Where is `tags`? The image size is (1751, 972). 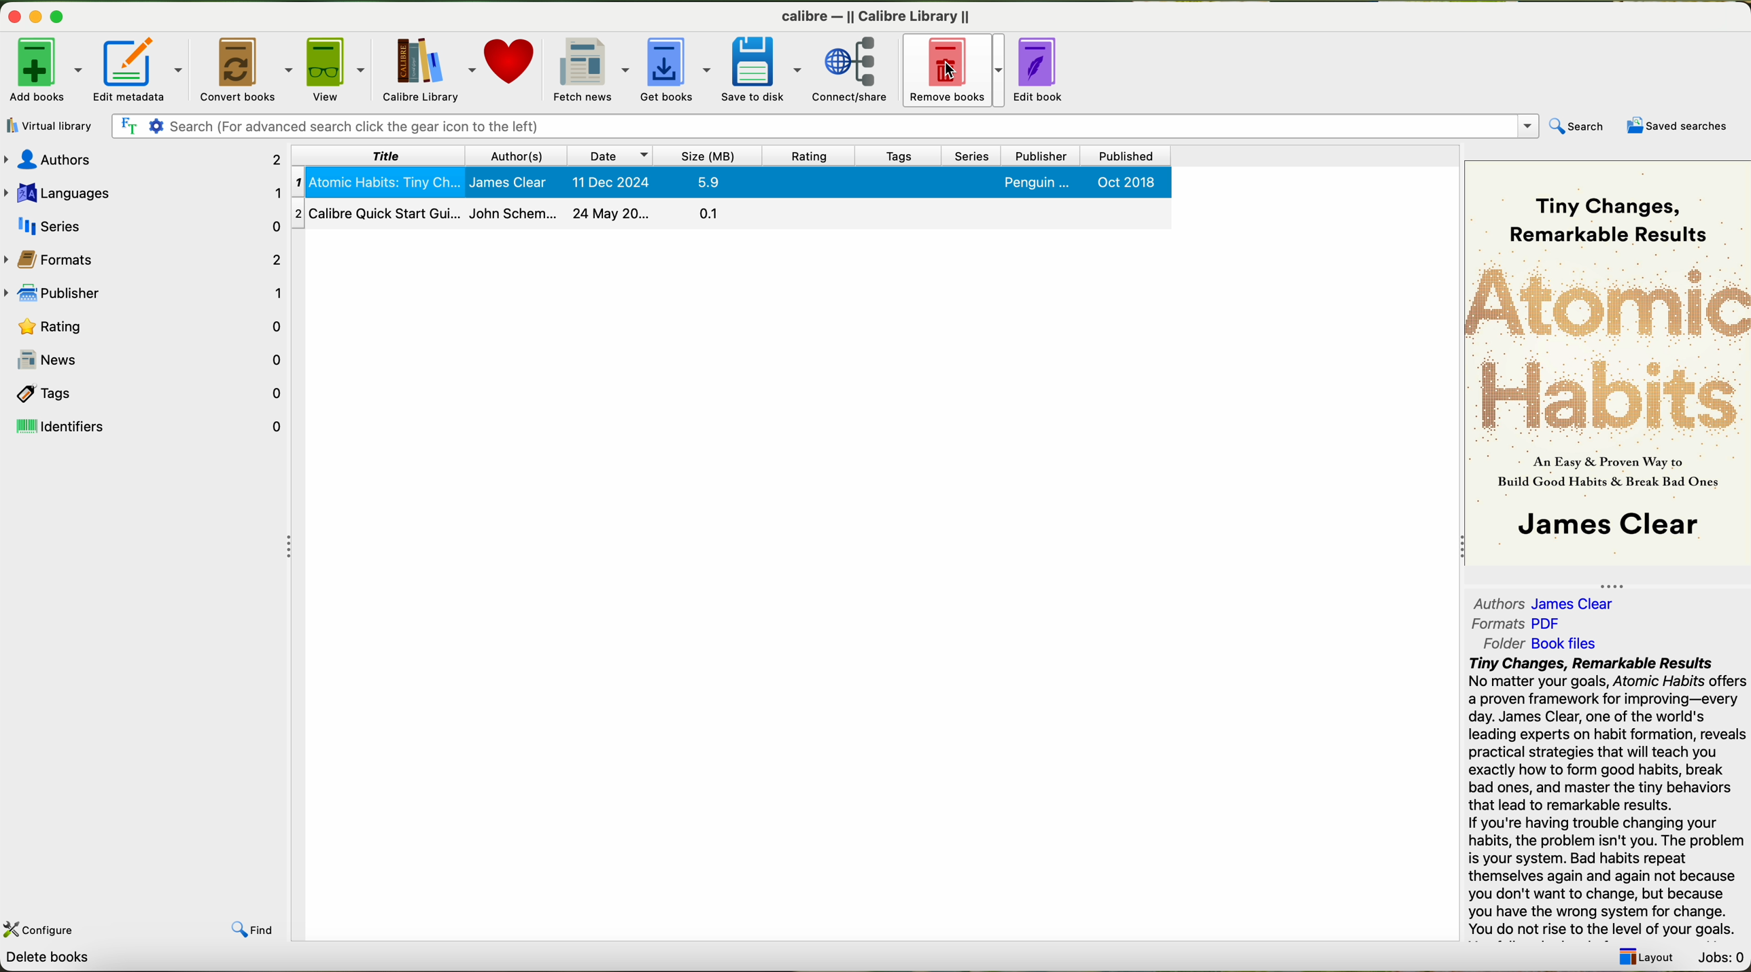 tags is located at coordinates (143, 395).